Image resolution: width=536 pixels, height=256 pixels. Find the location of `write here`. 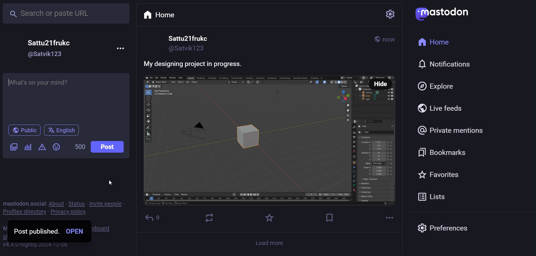

write here is located at coordinates (66, 95).